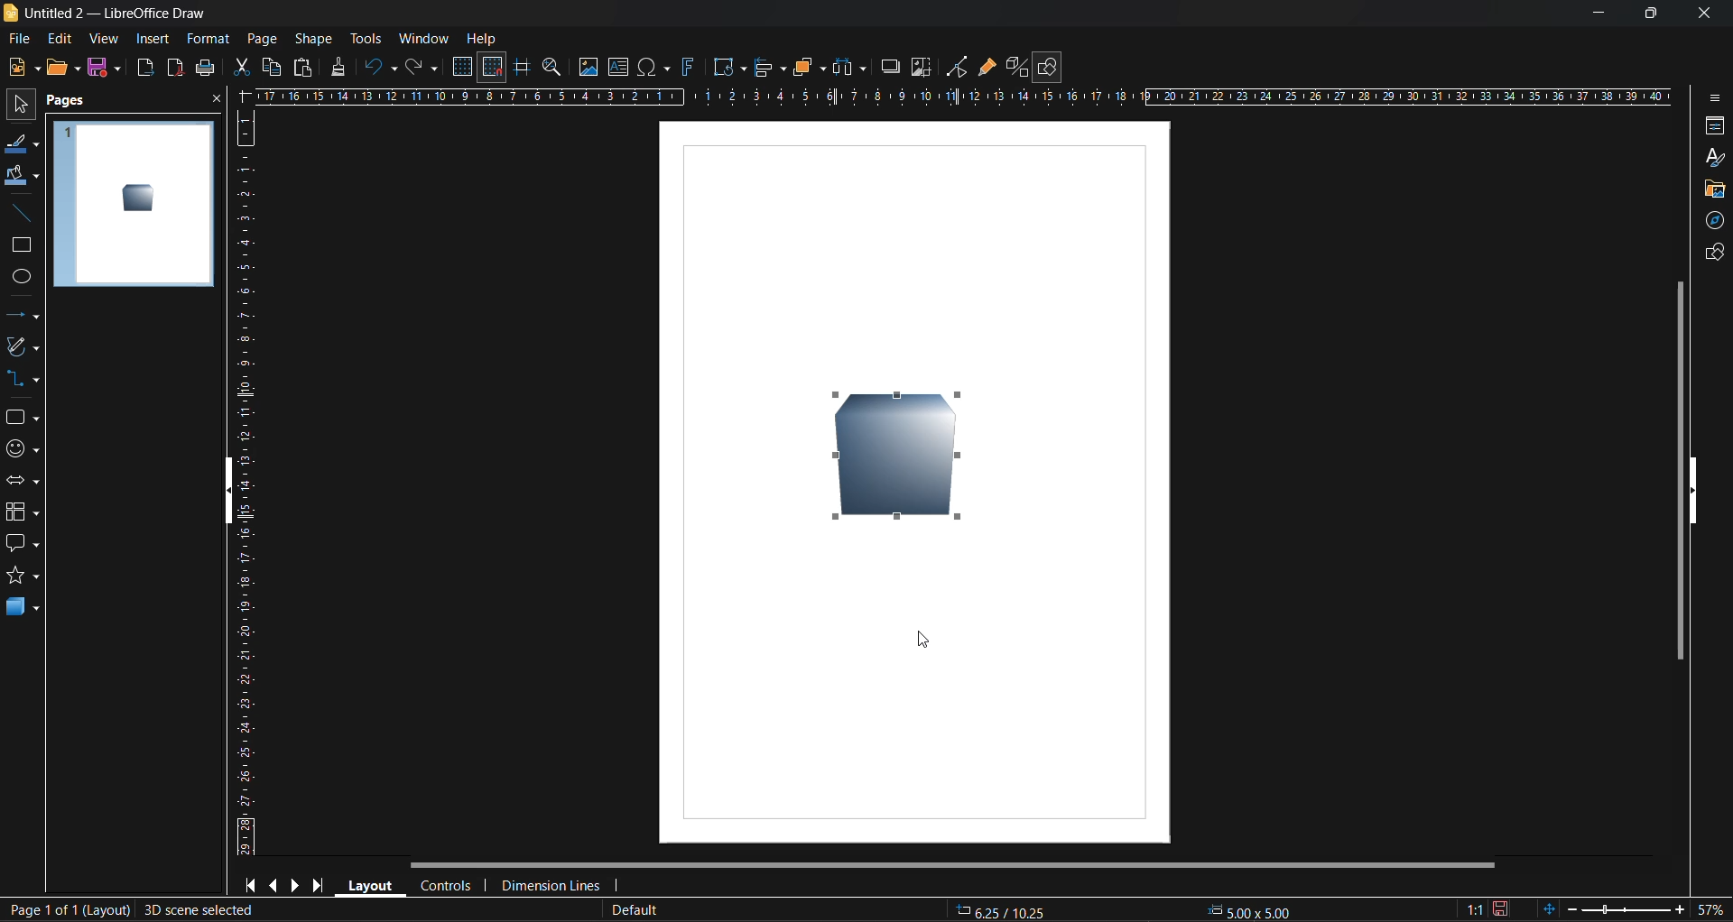  Describe the element at coordinates (1680, 469) in the screenshot. I see `vertical scroll bar` at that location.